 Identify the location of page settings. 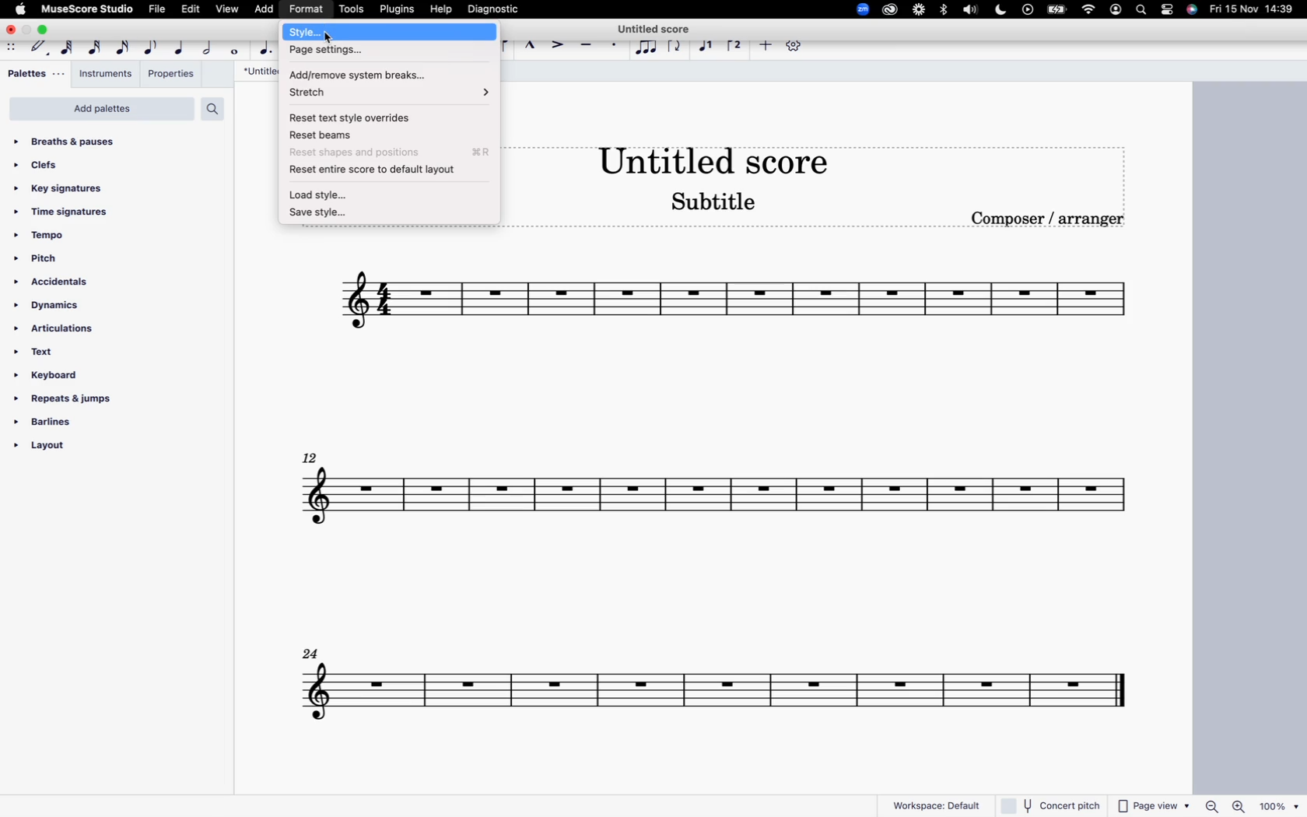
(384, 51).